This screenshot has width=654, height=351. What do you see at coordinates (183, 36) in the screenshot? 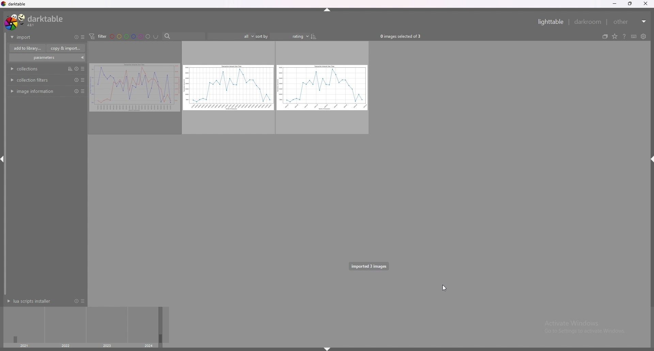
I see `search bar` at bounding box center [183, 36].